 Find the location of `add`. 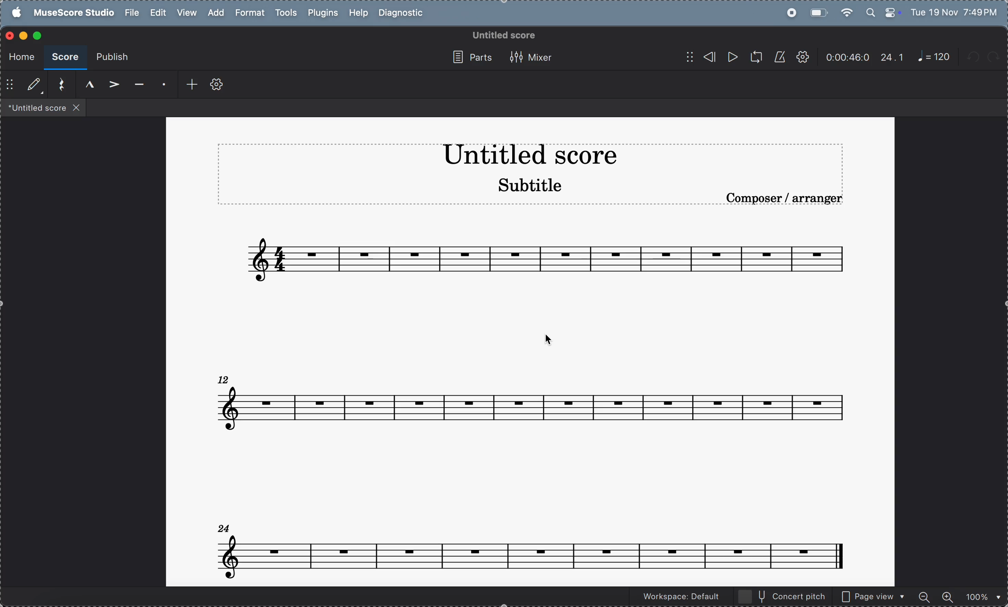

add is located at coordinates (187, 85).